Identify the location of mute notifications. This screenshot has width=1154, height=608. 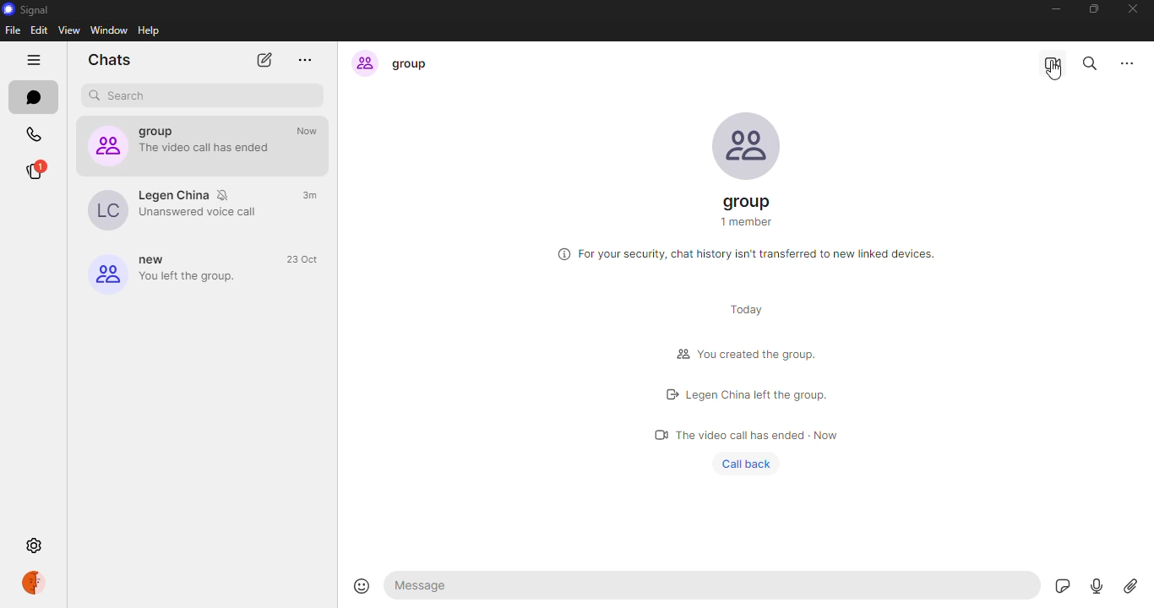
(231, 194).